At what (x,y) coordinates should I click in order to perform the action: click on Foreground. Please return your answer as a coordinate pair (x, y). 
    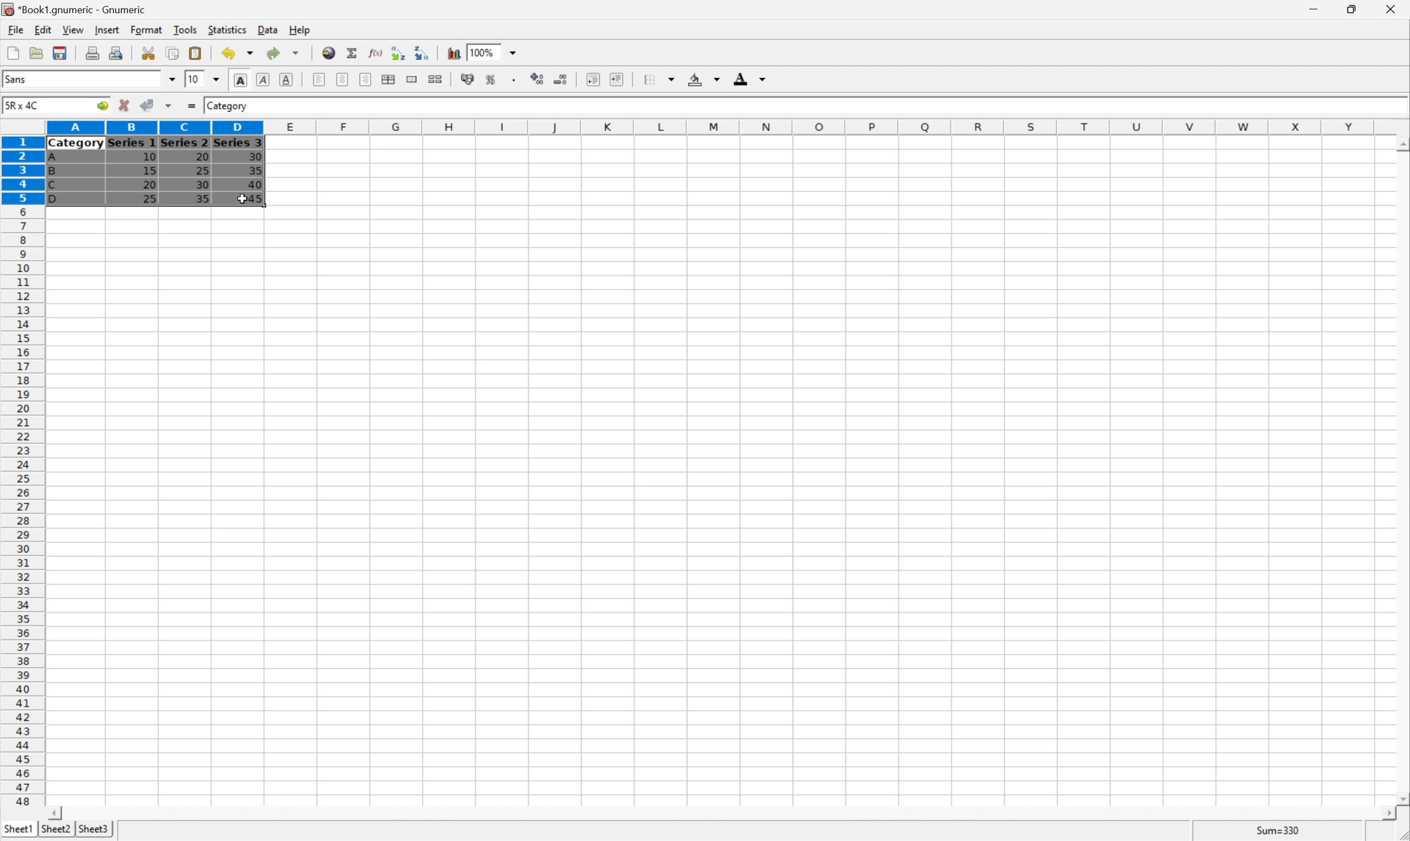
    Looking at the image, I should click on (748, 77).